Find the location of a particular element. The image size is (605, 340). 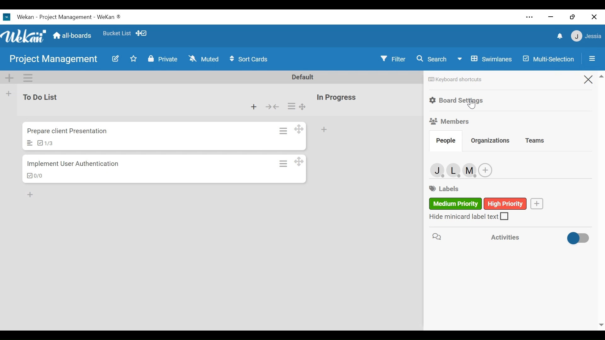

Home (all-boards) is located at coordinates (73, 36).